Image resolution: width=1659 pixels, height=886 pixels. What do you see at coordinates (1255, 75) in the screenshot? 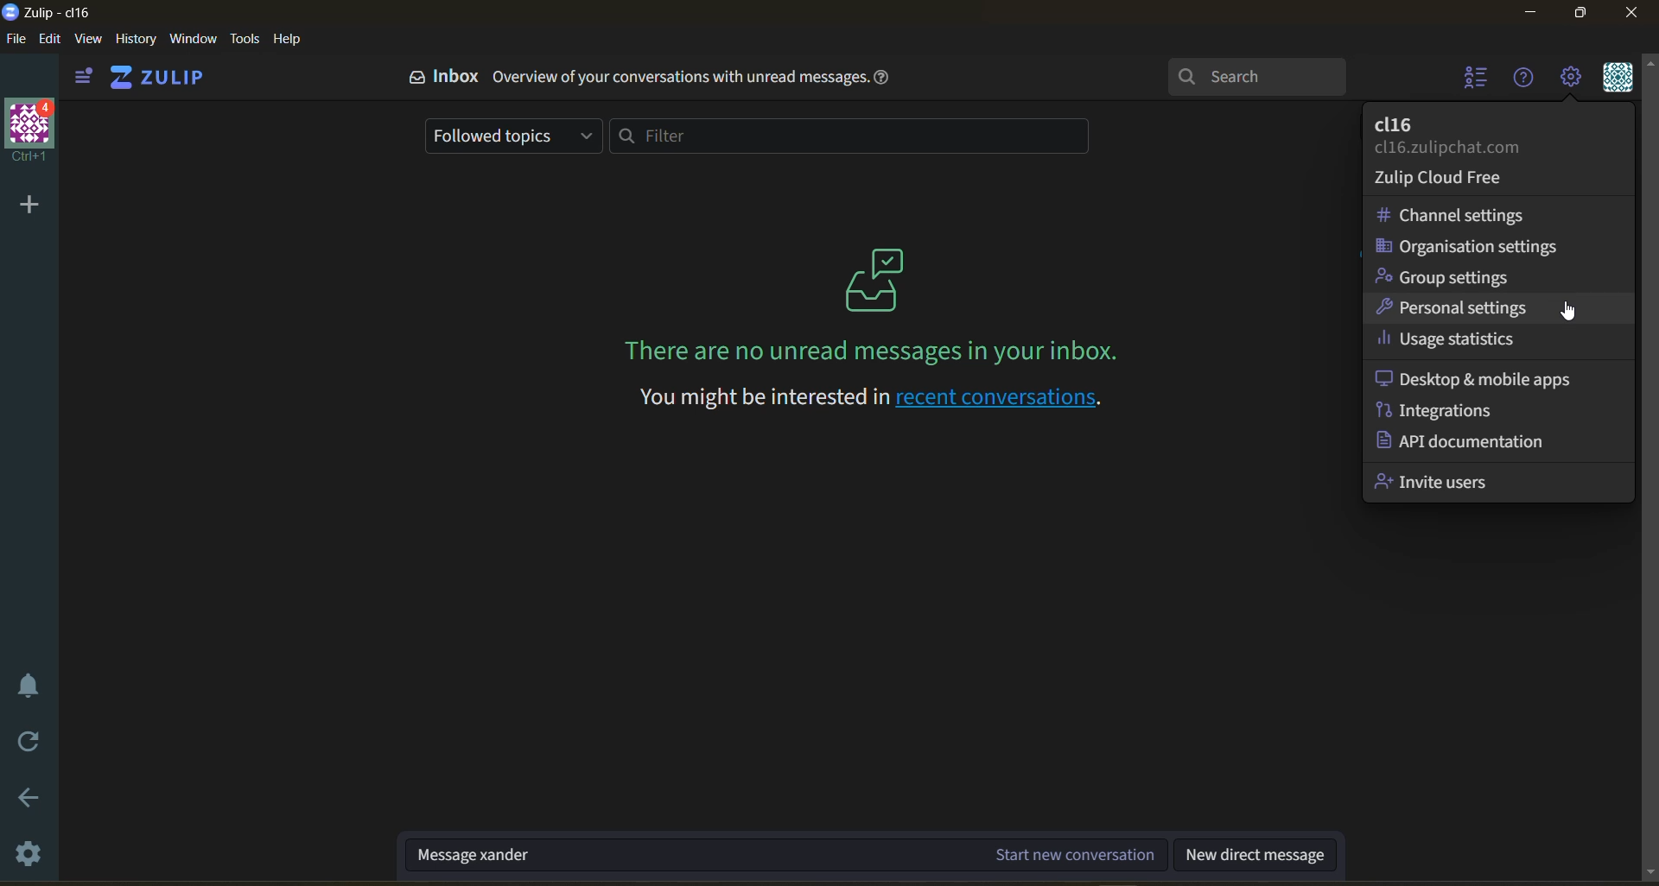
I see `search` at bounding box center [1255, 75].